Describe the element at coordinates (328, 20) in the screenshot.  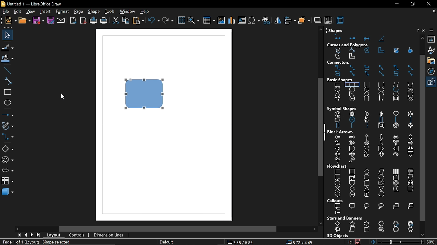
I see `crop` at that location.